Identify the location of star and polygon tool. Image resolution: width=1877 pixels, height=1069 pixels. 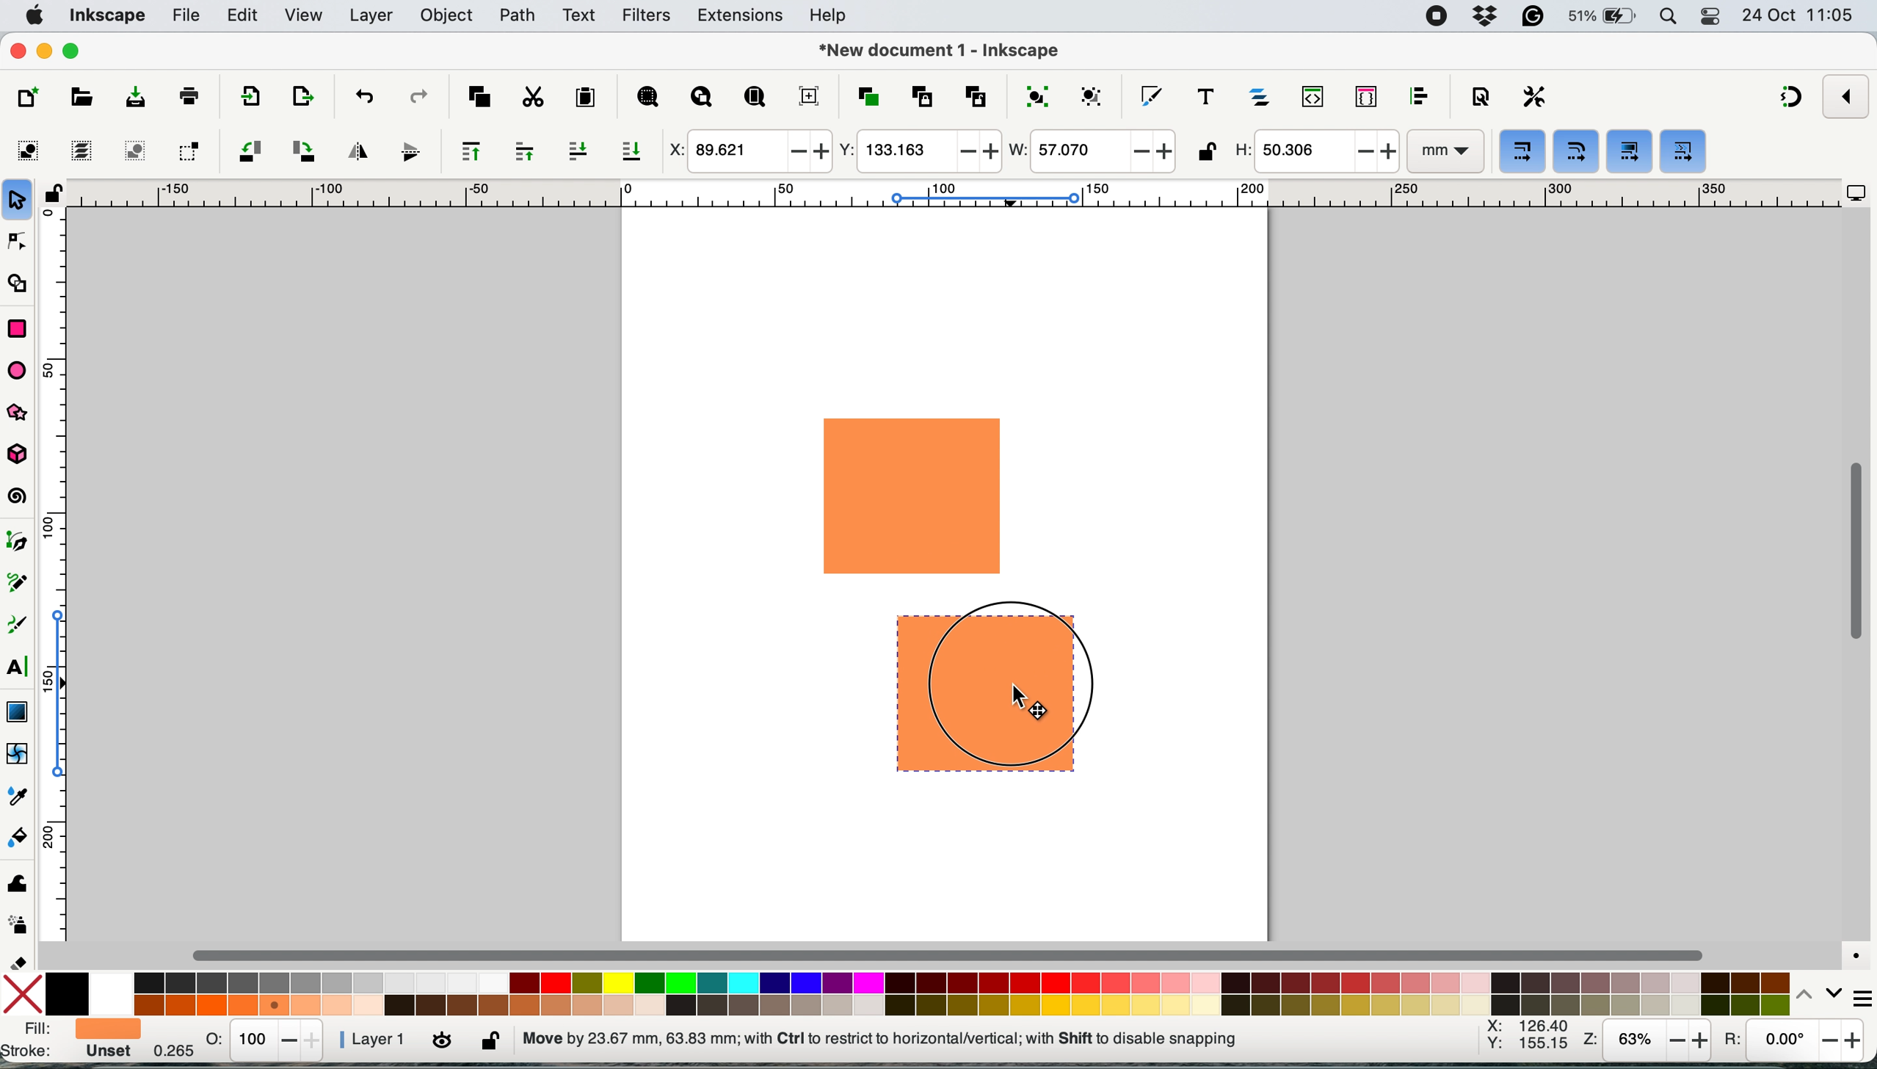
(24, 415).